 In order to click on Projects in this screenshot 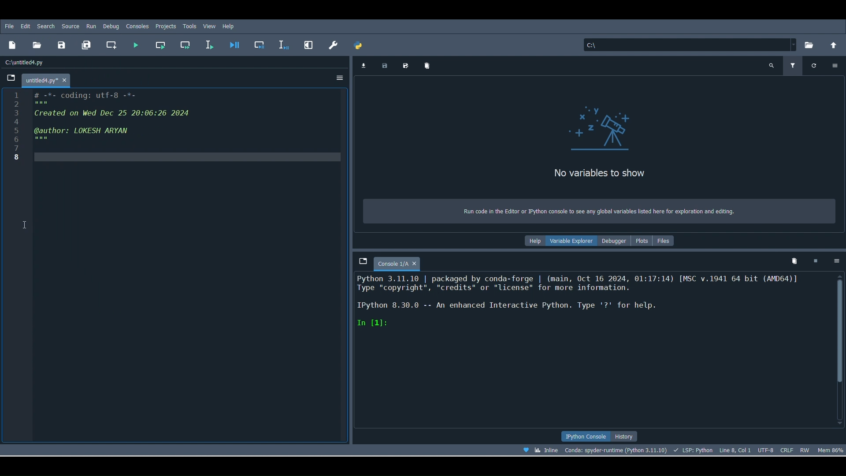, I will do `click(166, 27)`.